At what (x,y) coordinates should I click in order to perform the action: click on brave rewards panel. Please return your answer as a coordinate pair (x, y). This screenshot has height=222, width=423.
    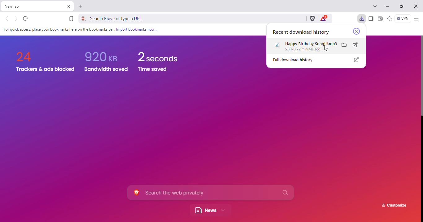
    Looking at the image, I should click on (324, 18).